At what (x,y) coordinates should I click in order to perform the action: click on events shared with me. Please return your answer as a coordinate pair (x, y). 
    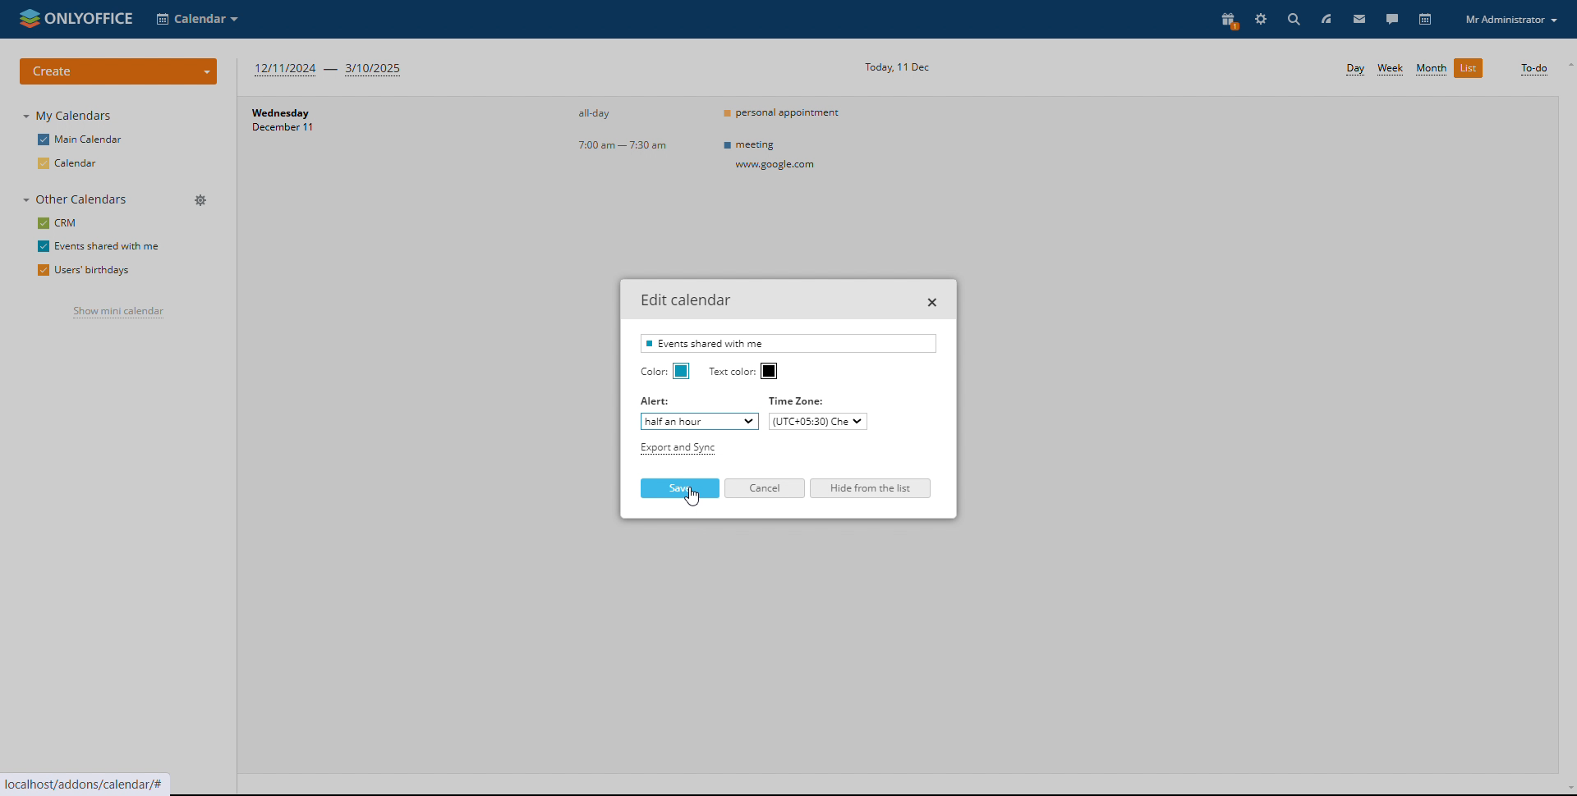
    Looking at the image, I should click on (98, 246).